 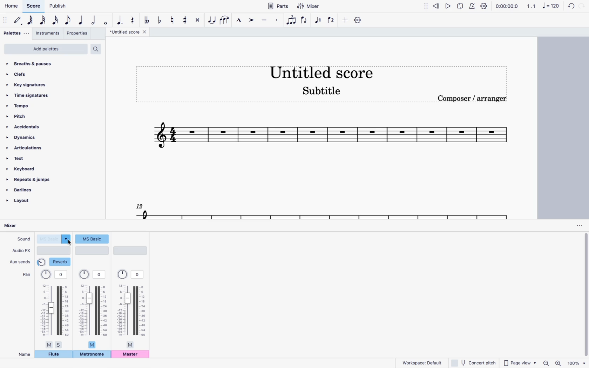 I want to click on settings, so click(x=359, y=20).